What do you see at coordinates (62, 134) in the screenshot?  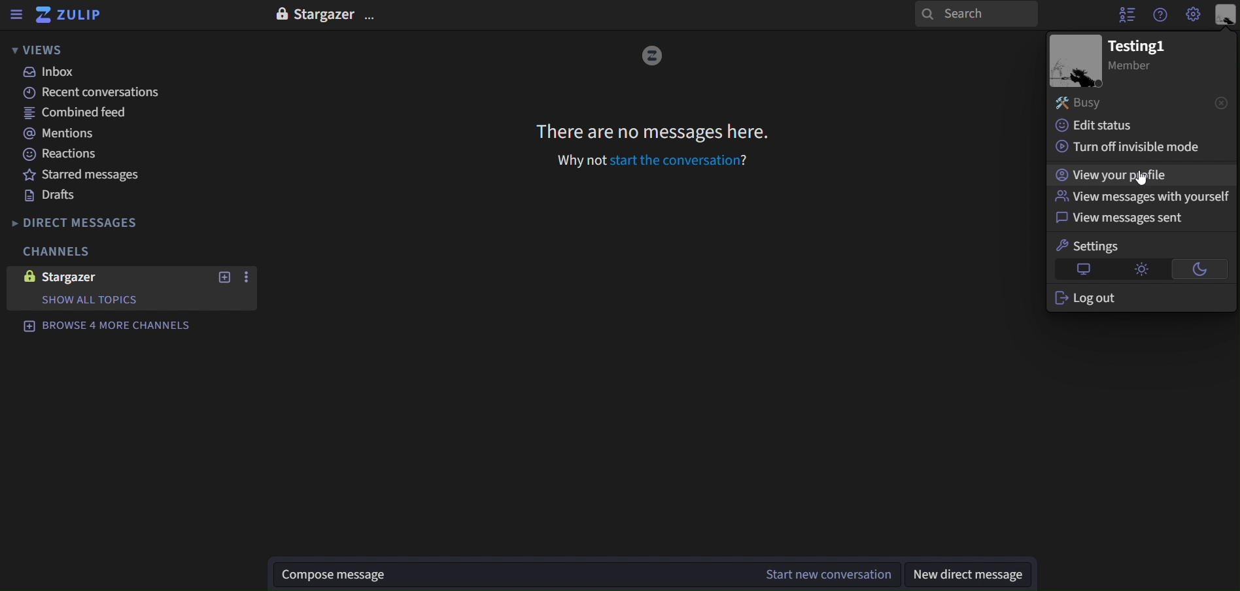 I see `mentions` at bounding box center [62, 134].